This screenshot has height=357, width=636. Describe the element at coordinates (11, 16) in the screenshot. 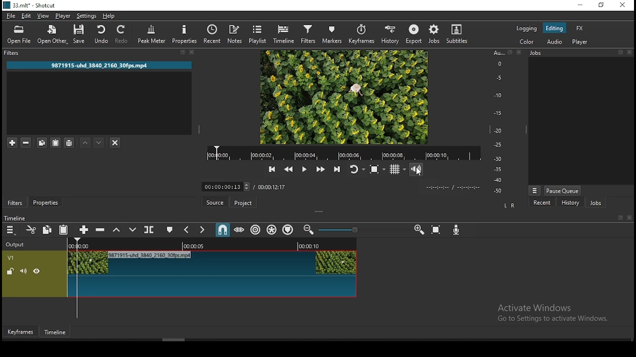

I see `file` at that location.